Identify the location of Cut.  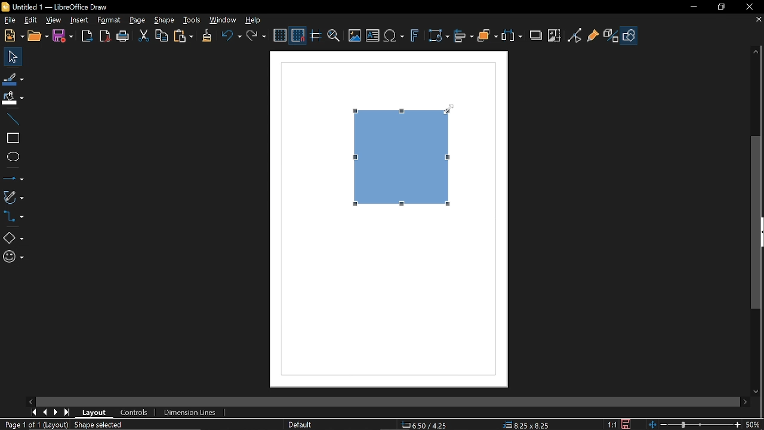
(143, 36).